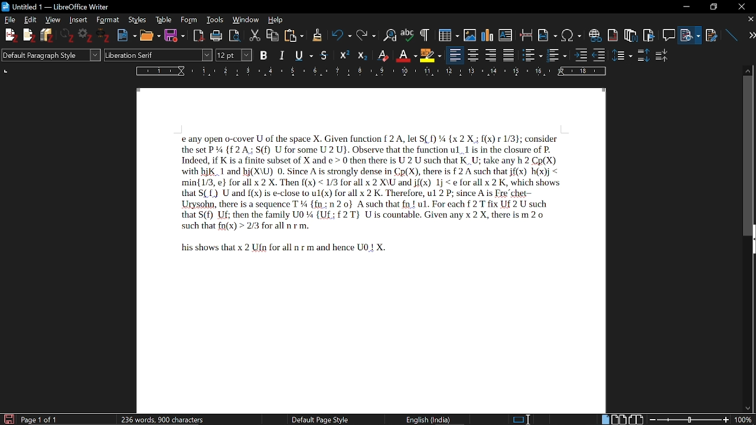  What do you see at coordinates (465, 33) in the screenshot?
I see `Insert Image` at bounding box center [465, 33].